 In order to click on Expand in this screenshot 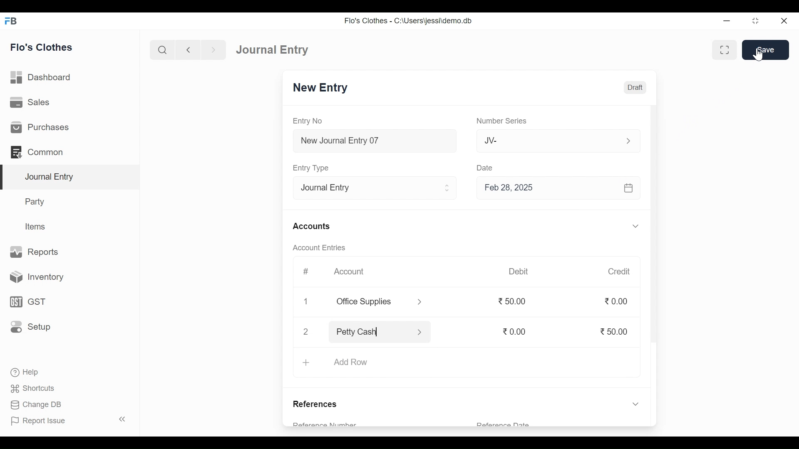, I will do `click(635, 226)`.